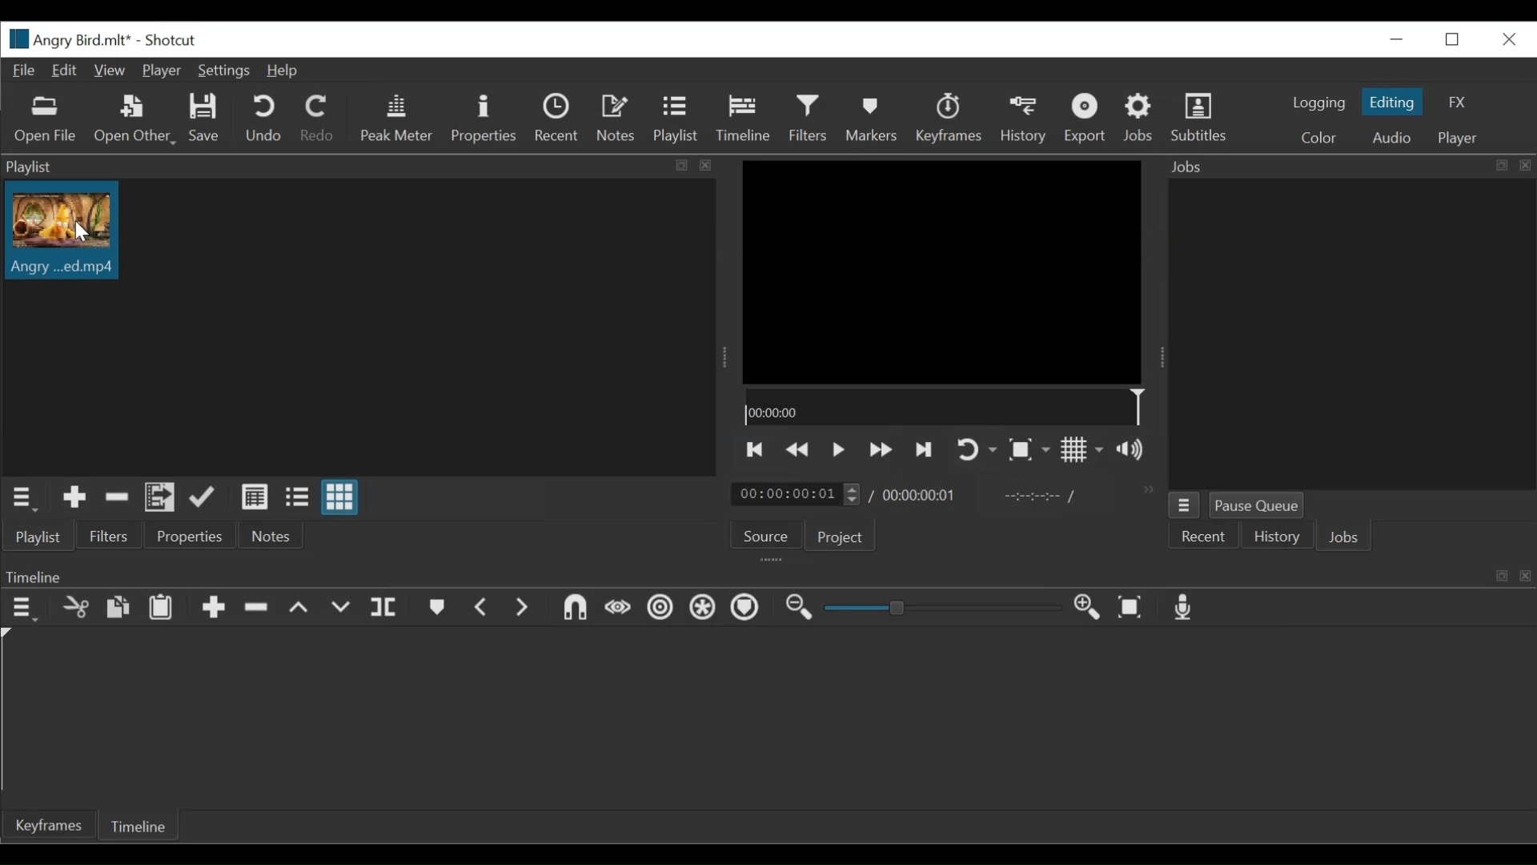 This screenshot has height=865, width=1537. Describe the element at coordinates (49, 120) in the screenshot. I see `Open File` at that location.